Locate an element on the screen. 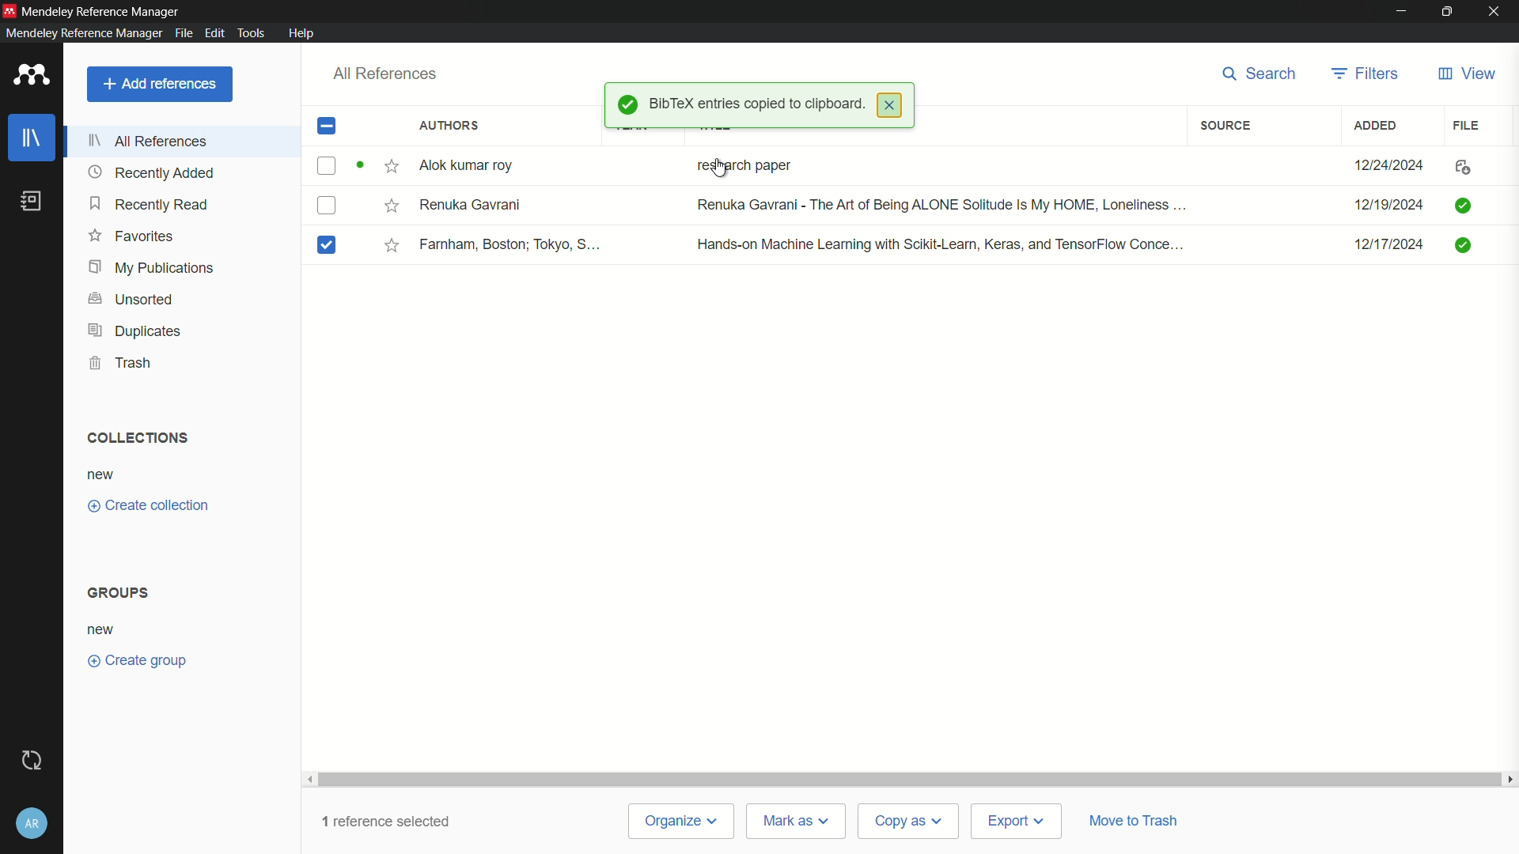  account and help is located at coordinates (32, 819).